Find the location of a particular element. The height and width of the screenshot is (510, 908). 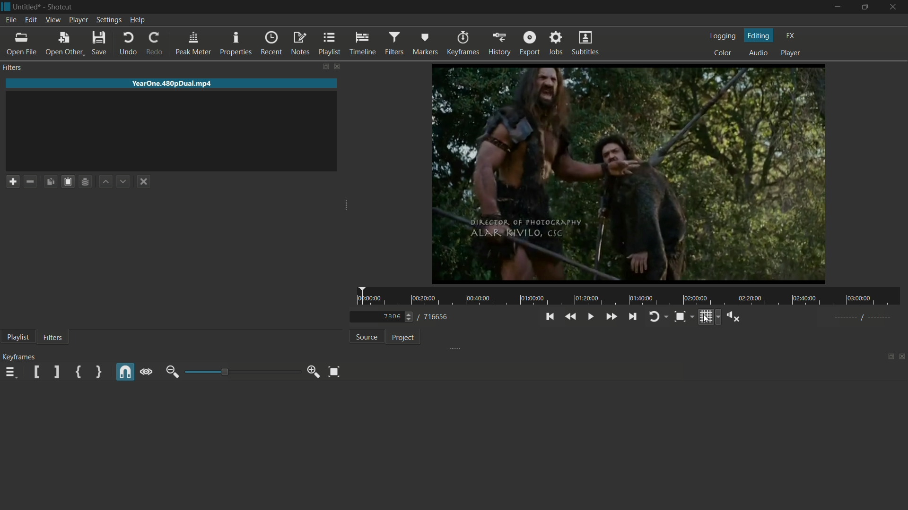

remove a filter is located at coordinates (30, 181).